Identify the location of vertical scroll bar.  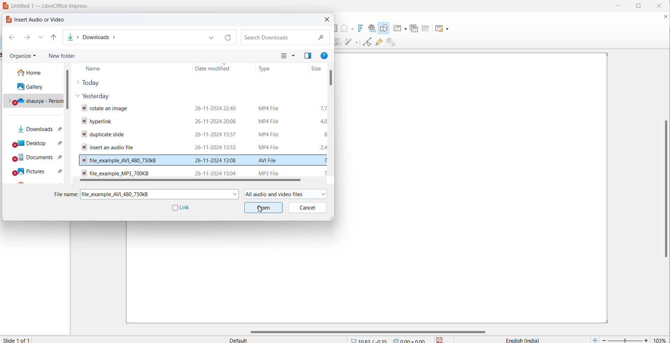
(666, 190).